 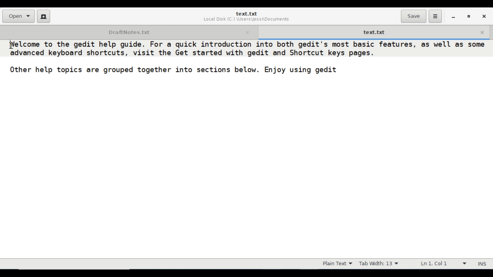 I want to click on minimize, so click(x=453, y=16).